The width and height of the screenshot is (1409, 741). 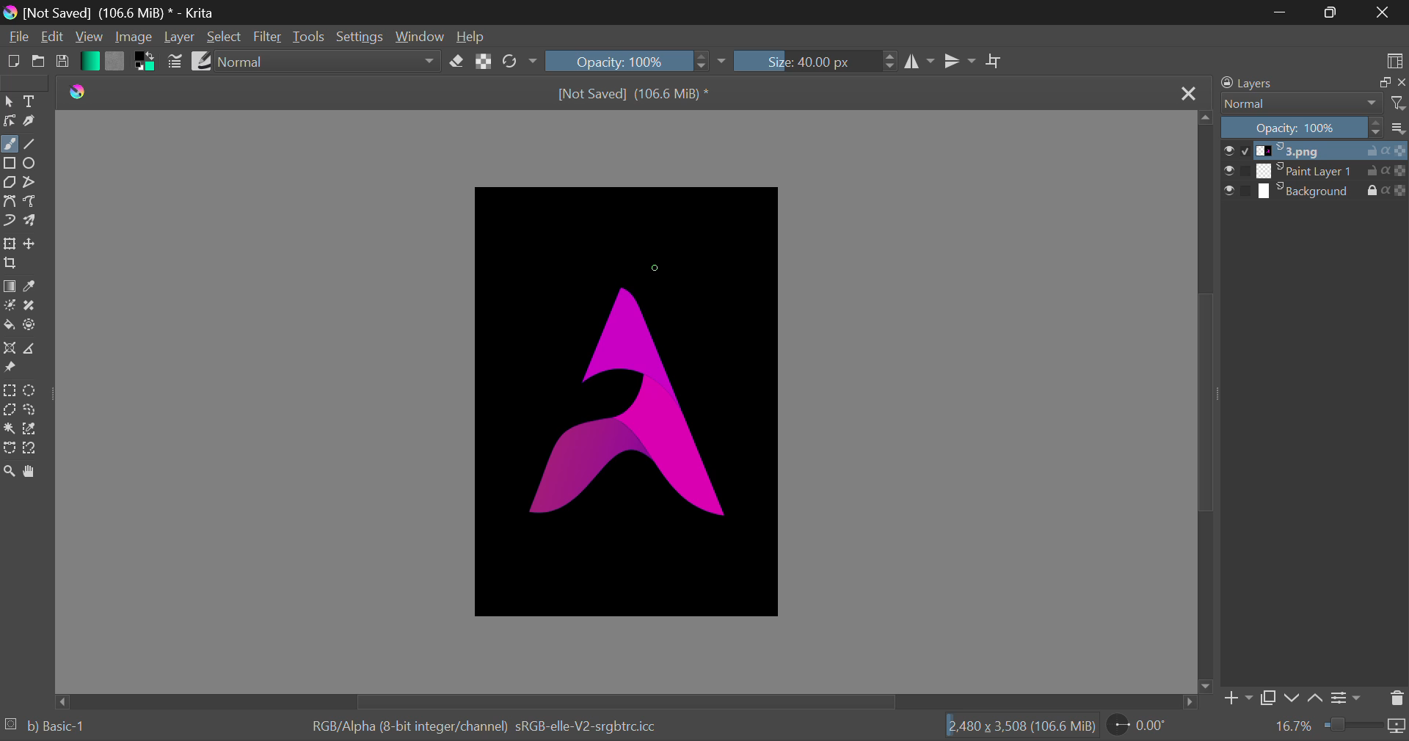 What do you see at coordinates (32, 305) in the screenshot?
I see `Smart Patch Tool` at bounding box center [32, 305].